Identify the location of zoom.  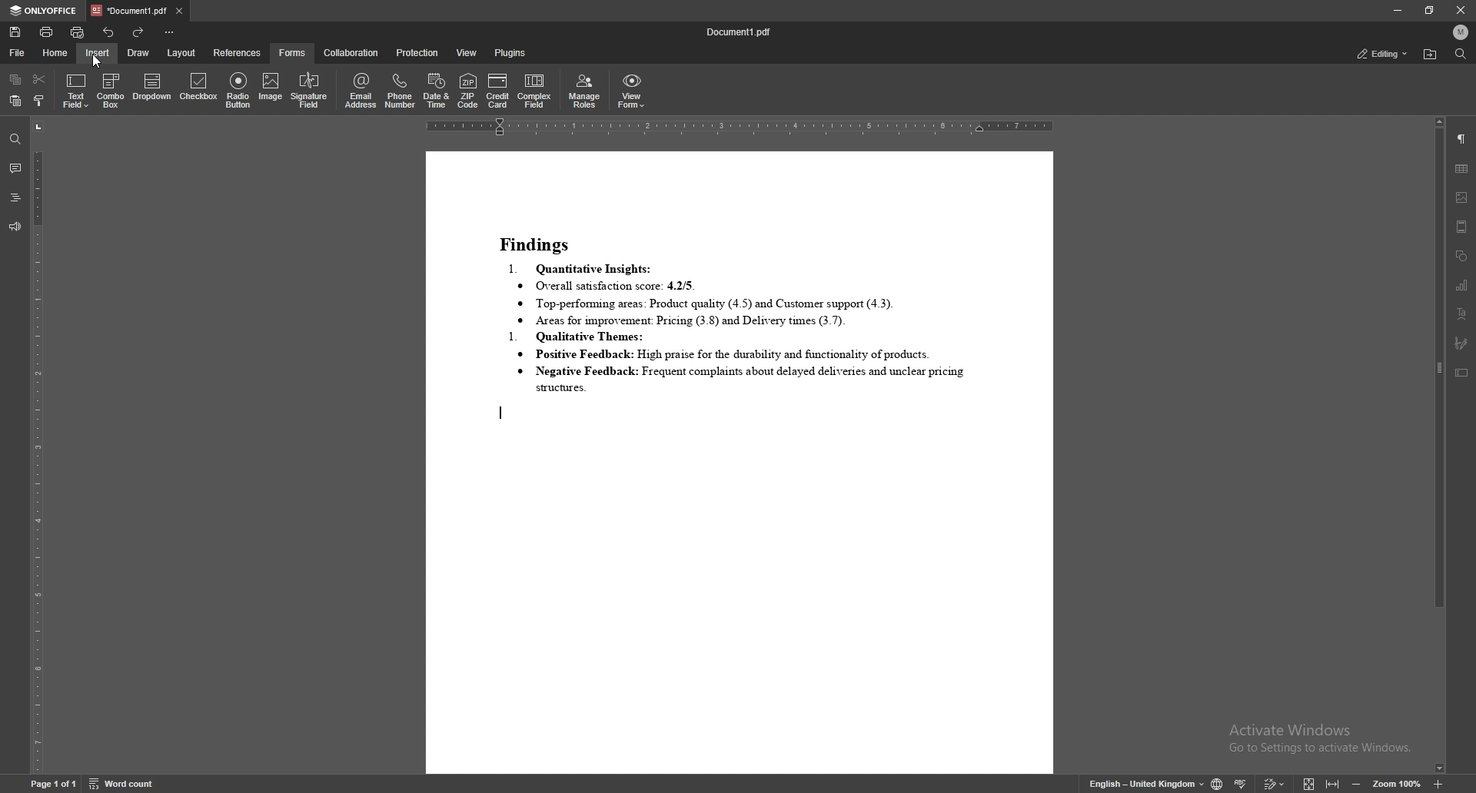
(1396, 784).